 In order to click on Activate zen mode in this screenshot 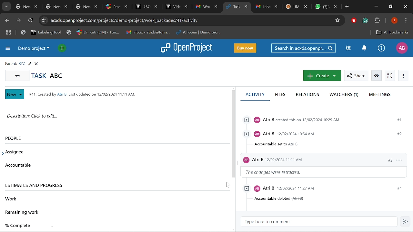, I will do `click(390, 76)`.